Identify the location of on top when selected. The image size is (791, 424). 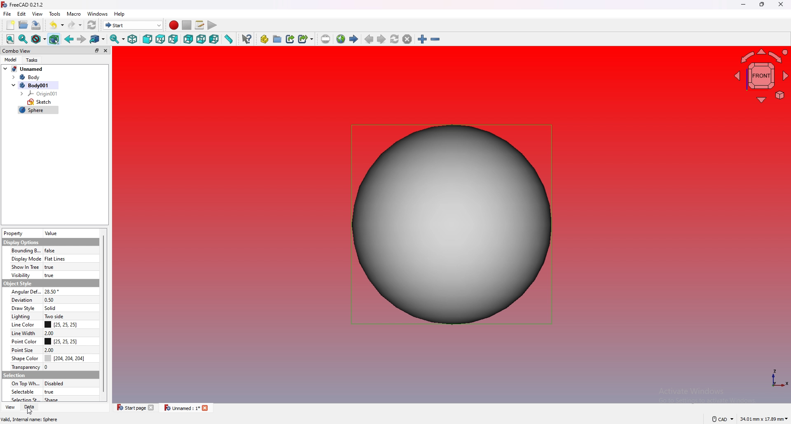
(49, 383).